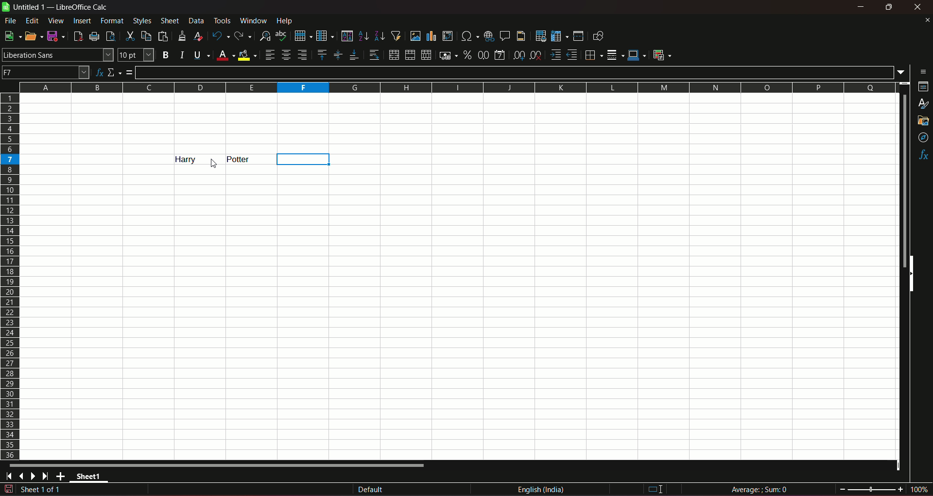 The image size is (933, 496). What do you see at coordinates (761, 489) in the screenshot?
I see `formula` at bounding box center [761, 489].